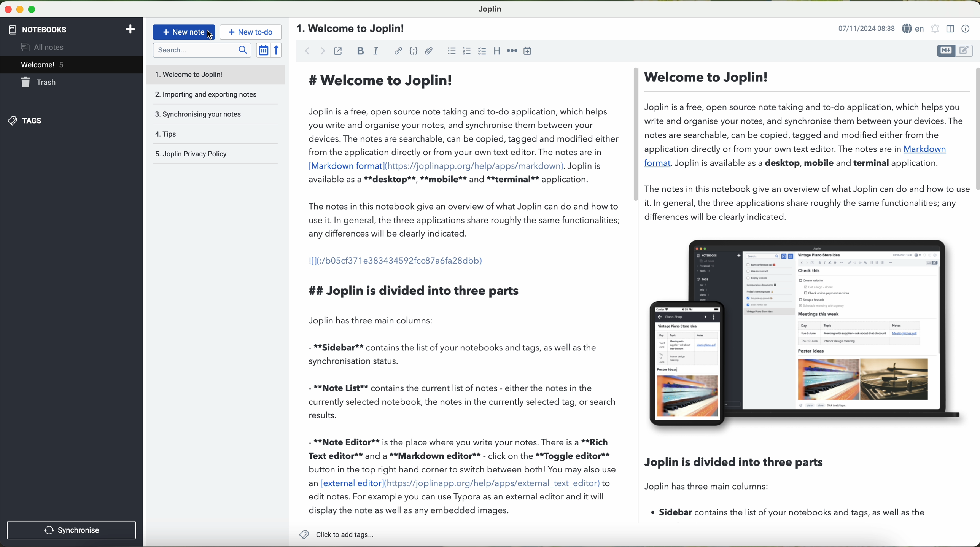 This screenshot has width=980, height=547. I want to click on trash, so click(40, 82).